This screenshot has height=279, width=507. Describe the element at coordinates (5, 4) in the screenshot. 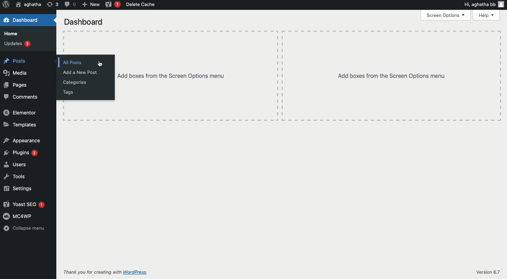

I see `Wordpress logo` at that location.